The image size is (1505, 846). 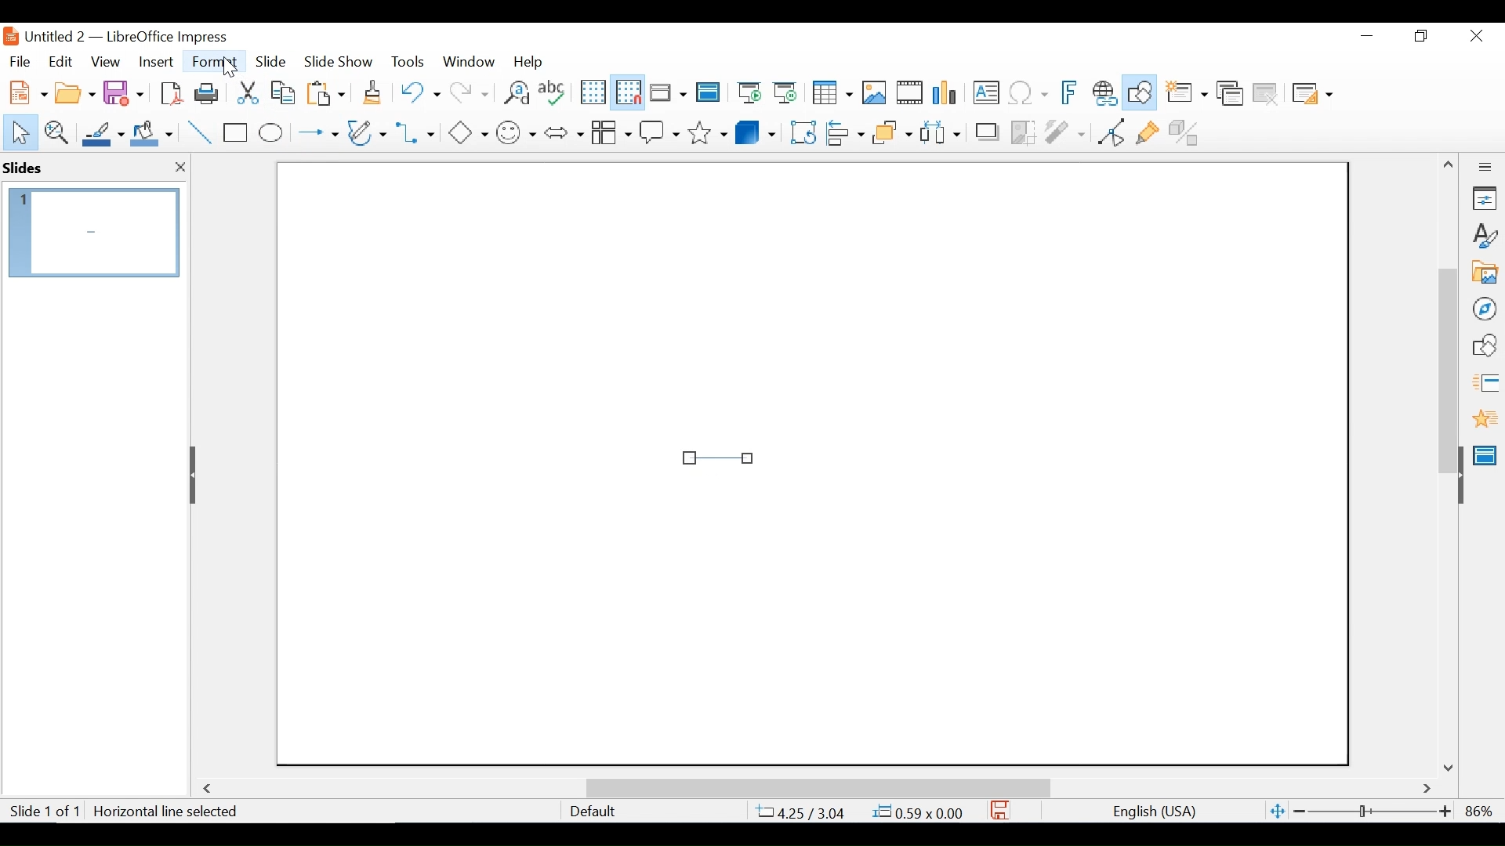 What do you see at coordinates (1064, 131) in the screenshot?
I see `Filter Image` at bounding box center [1064, 131].